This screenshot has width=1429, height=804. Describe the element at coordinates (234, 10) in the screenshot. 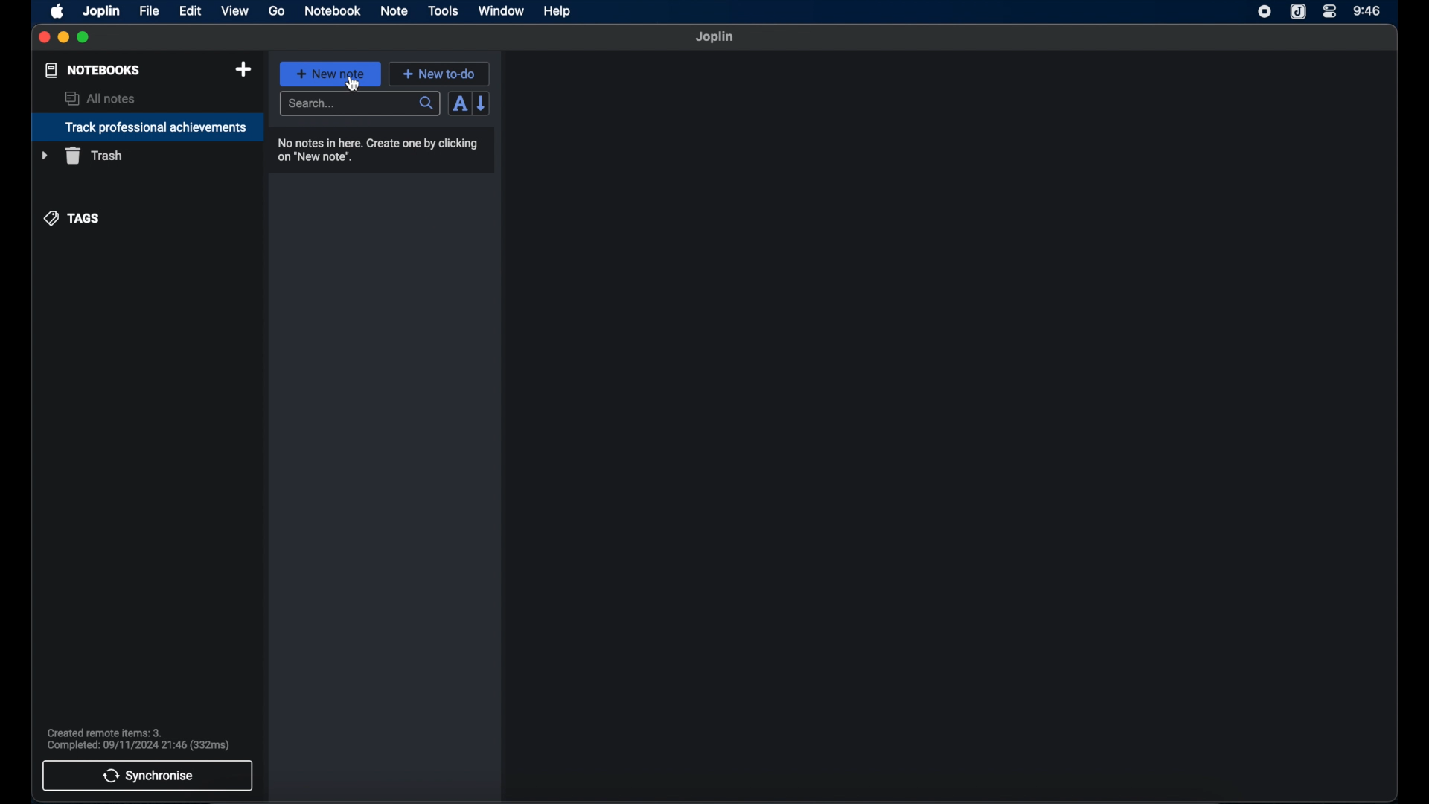

I see `view` at that location.